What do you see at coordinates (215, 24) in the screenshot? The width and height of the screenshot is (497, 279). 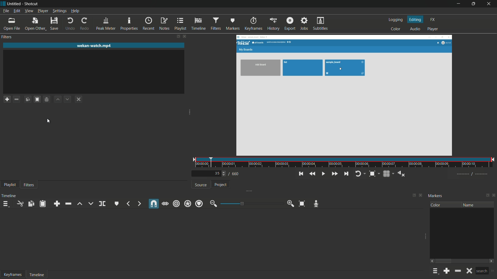 I see `filters` at bounding box center [215, 24].